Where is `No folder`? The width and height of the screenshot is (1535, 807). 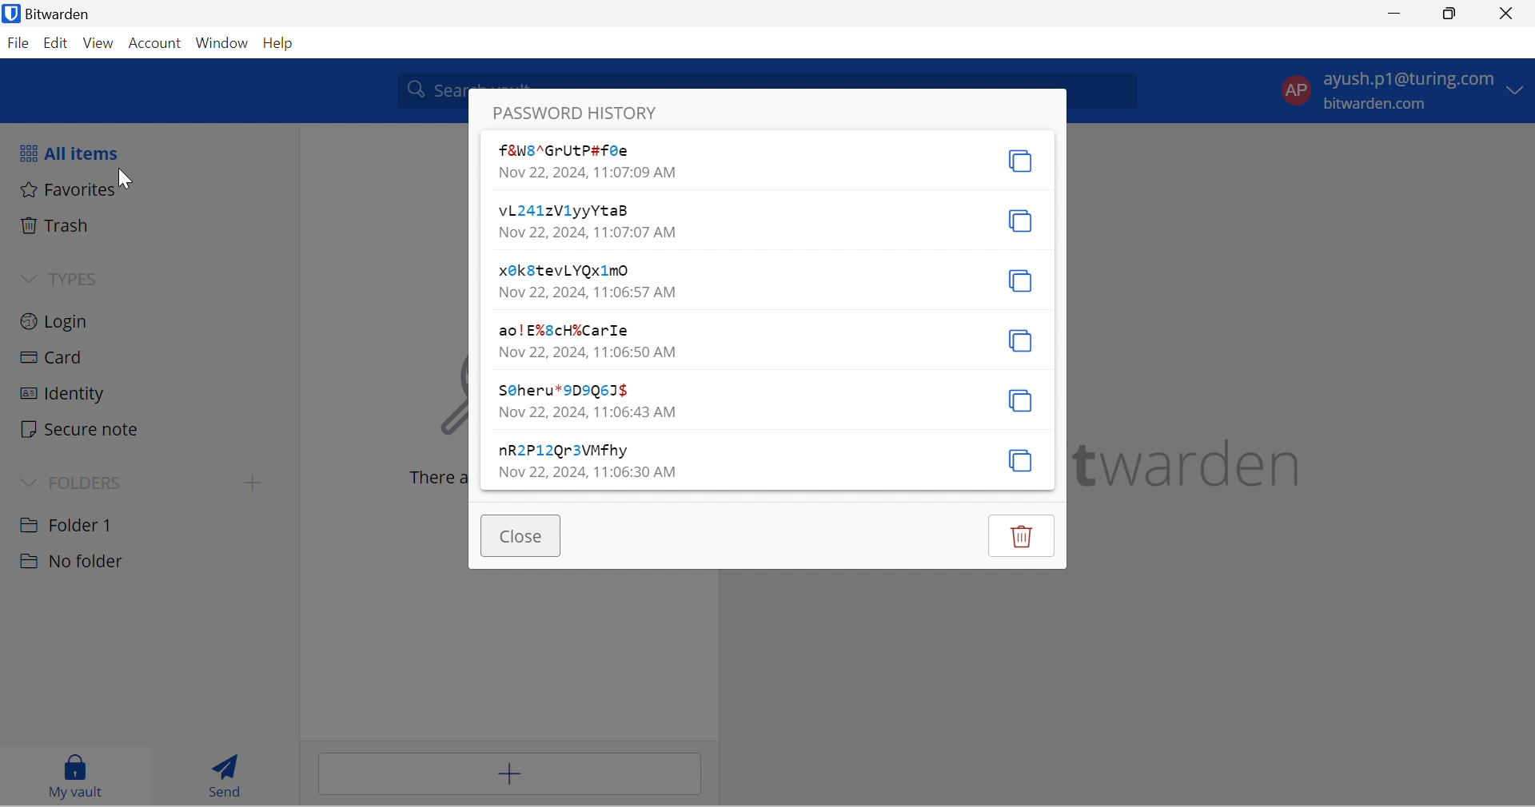 No folder is located at coordinates (74, 562).